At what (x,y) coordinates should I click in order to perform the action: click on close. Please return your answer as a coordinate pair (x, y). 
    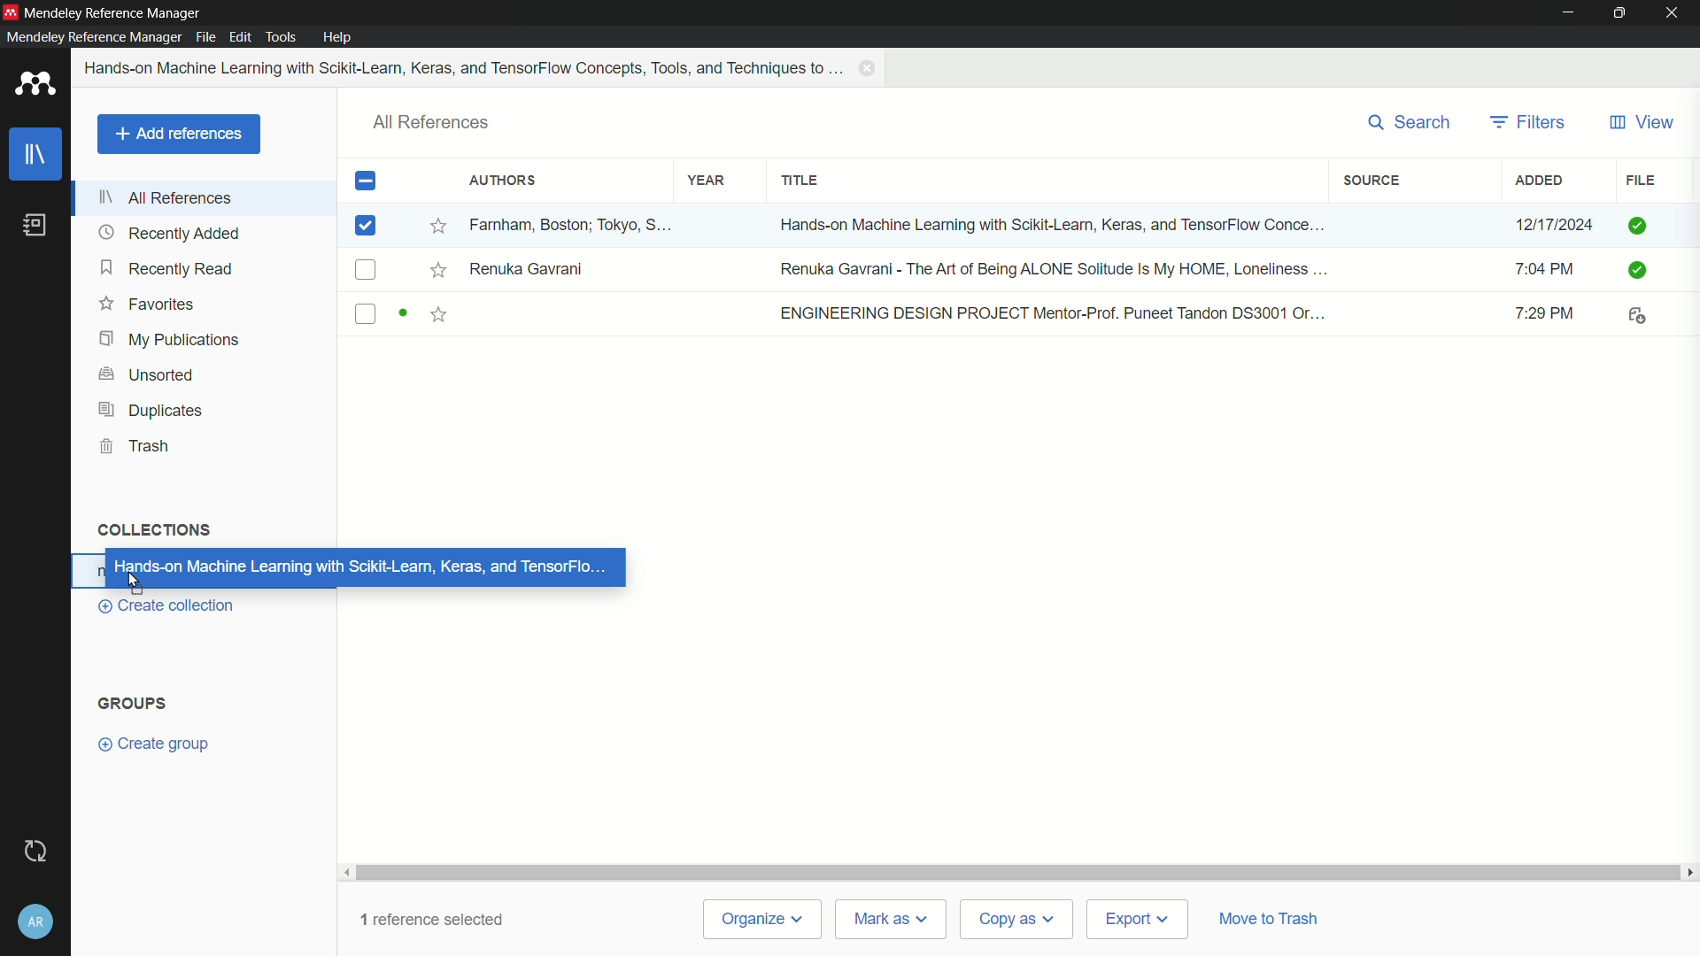
    Looking at the image, I should click on (1677, 13).